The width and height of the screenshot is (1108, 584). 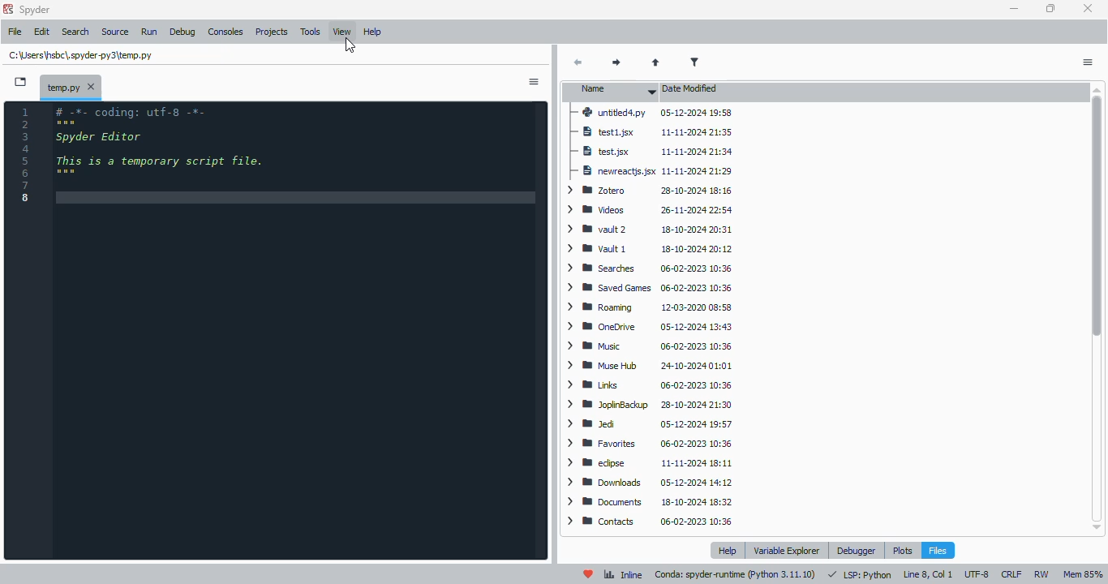 I want to click on vault 2, so click(x=650, y=228).